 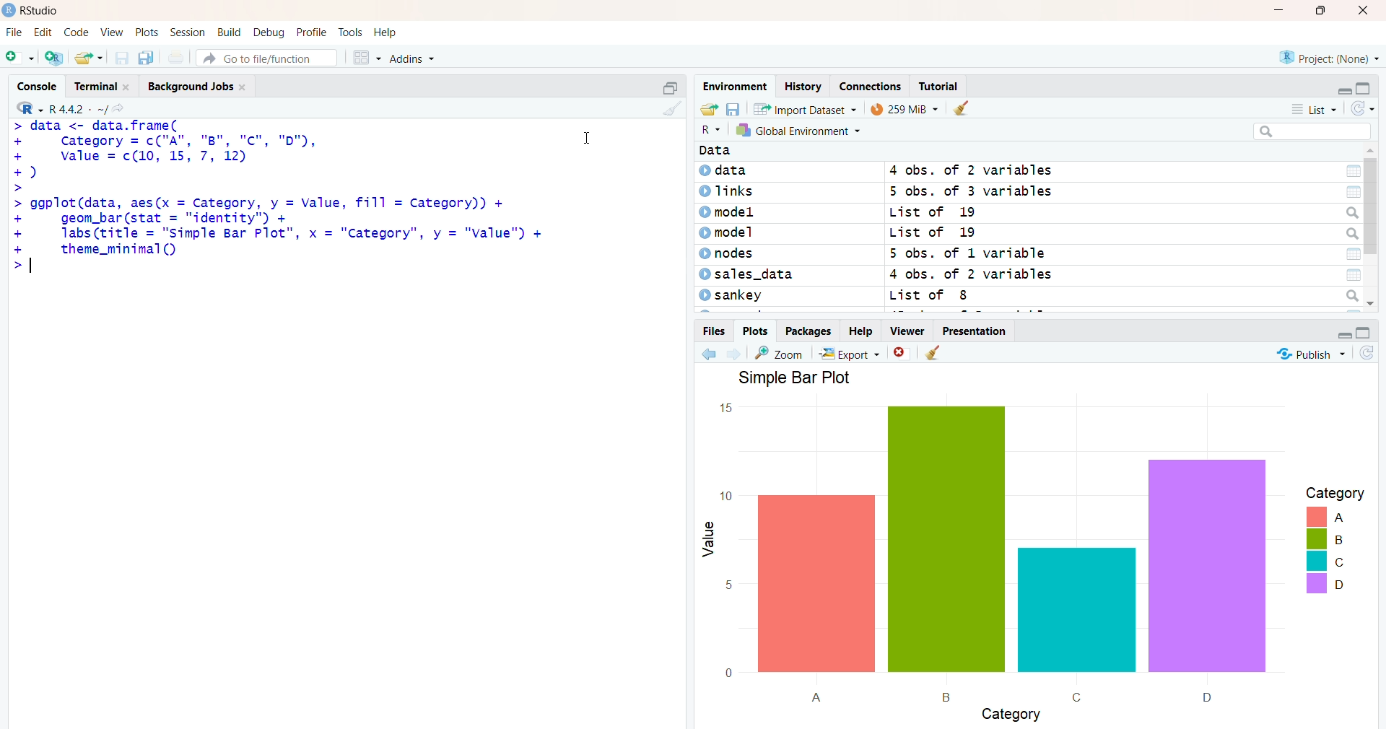 What do you see at coordinates (808, 331) in the screenshot?
I see `packages` at bounding box center [808, 331].